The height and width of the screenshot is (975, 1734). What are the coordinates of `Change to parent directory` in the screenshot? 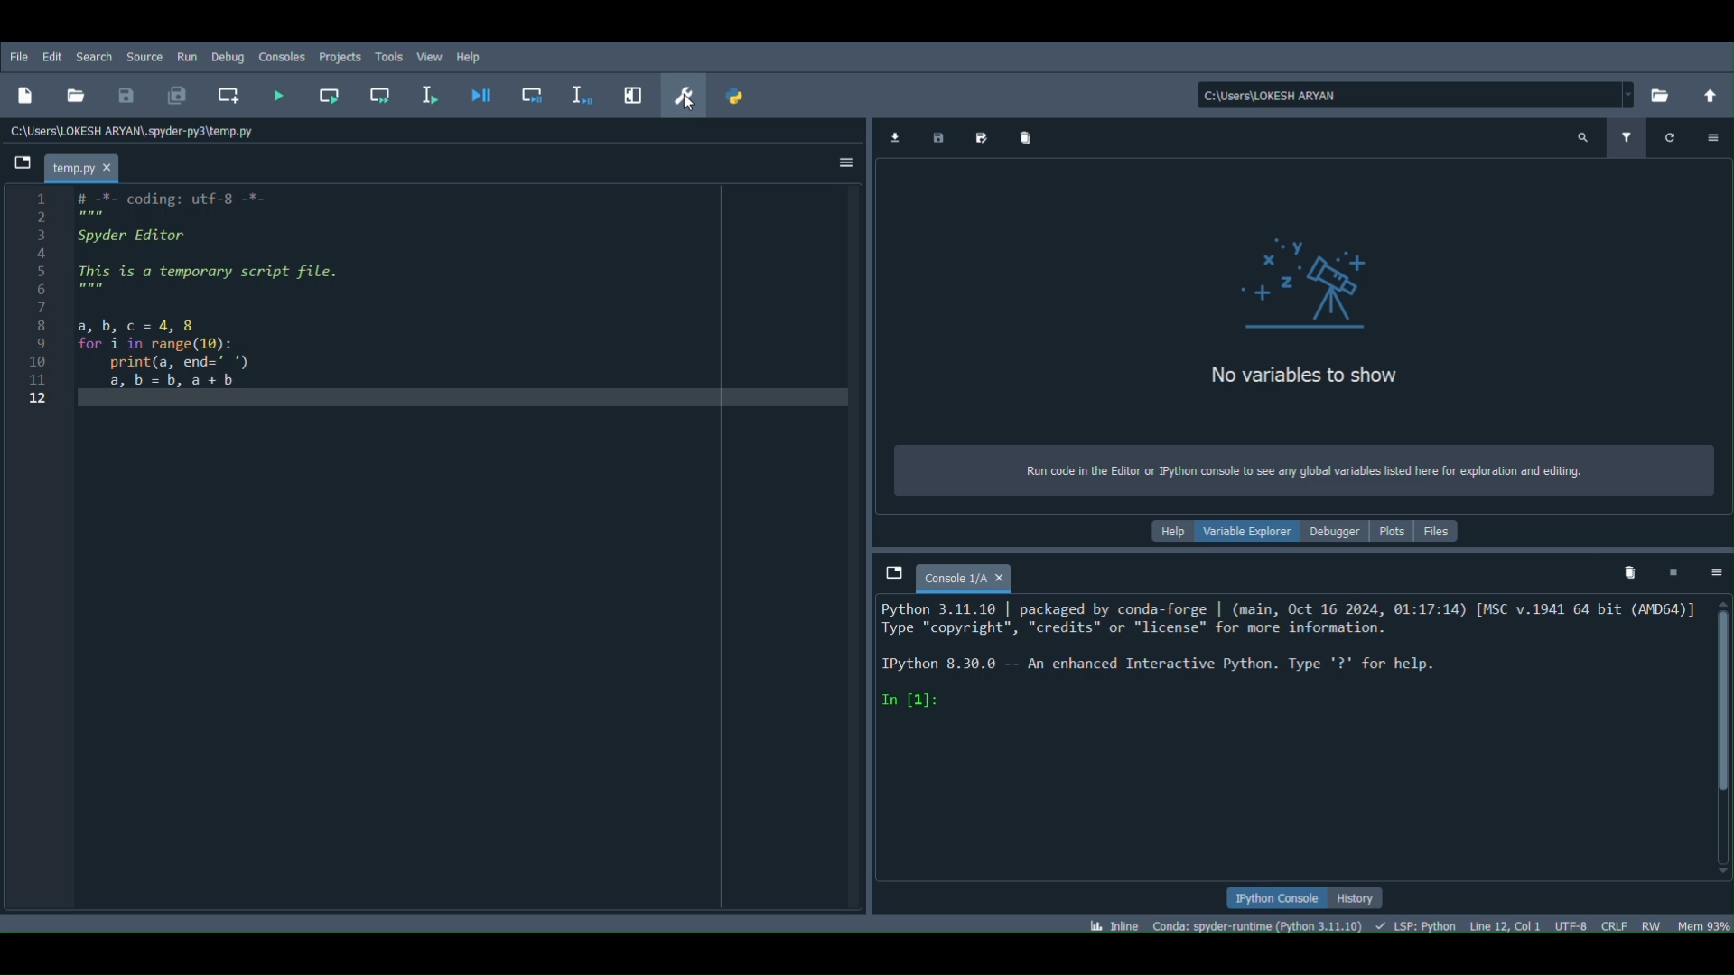 It's located at (1711, 93).